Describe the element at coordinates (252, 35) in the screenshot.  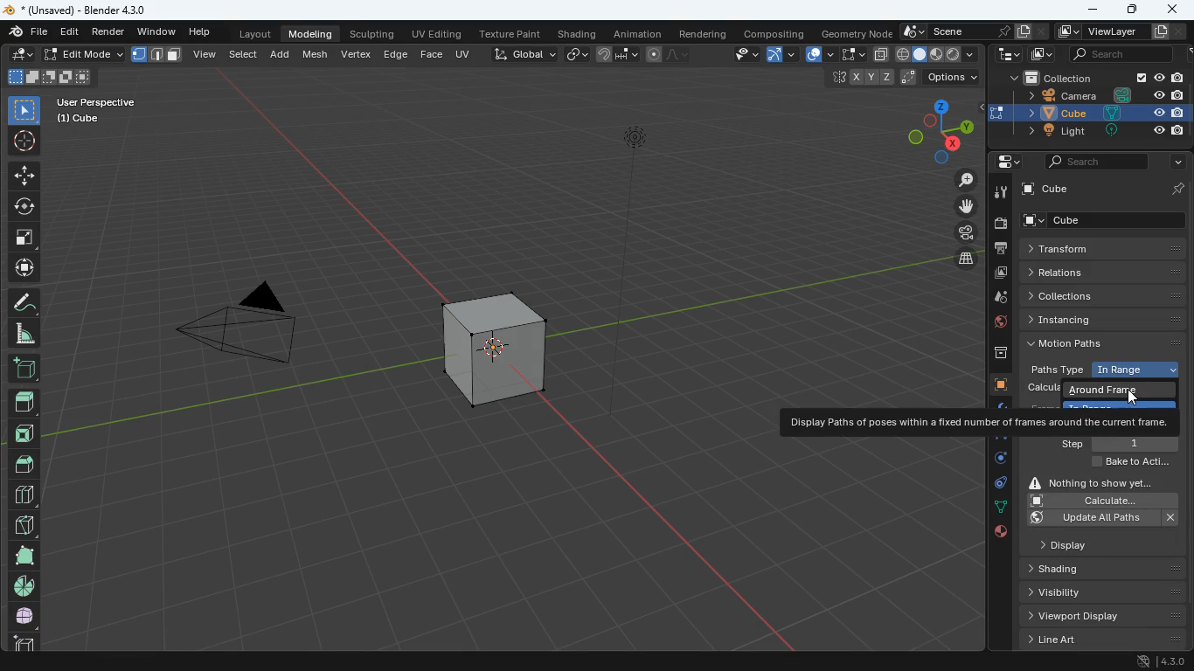
I see `layout` at that location.